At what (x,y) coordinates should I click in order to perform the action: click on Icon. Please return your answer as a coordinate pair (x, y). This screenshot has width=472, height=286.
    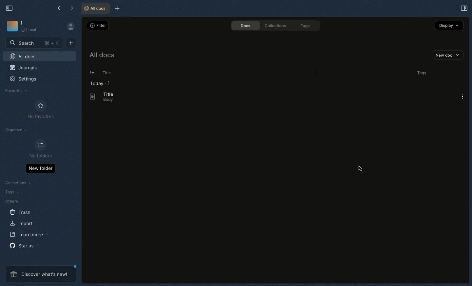
    Looking at the image, I should click on (12, 27).